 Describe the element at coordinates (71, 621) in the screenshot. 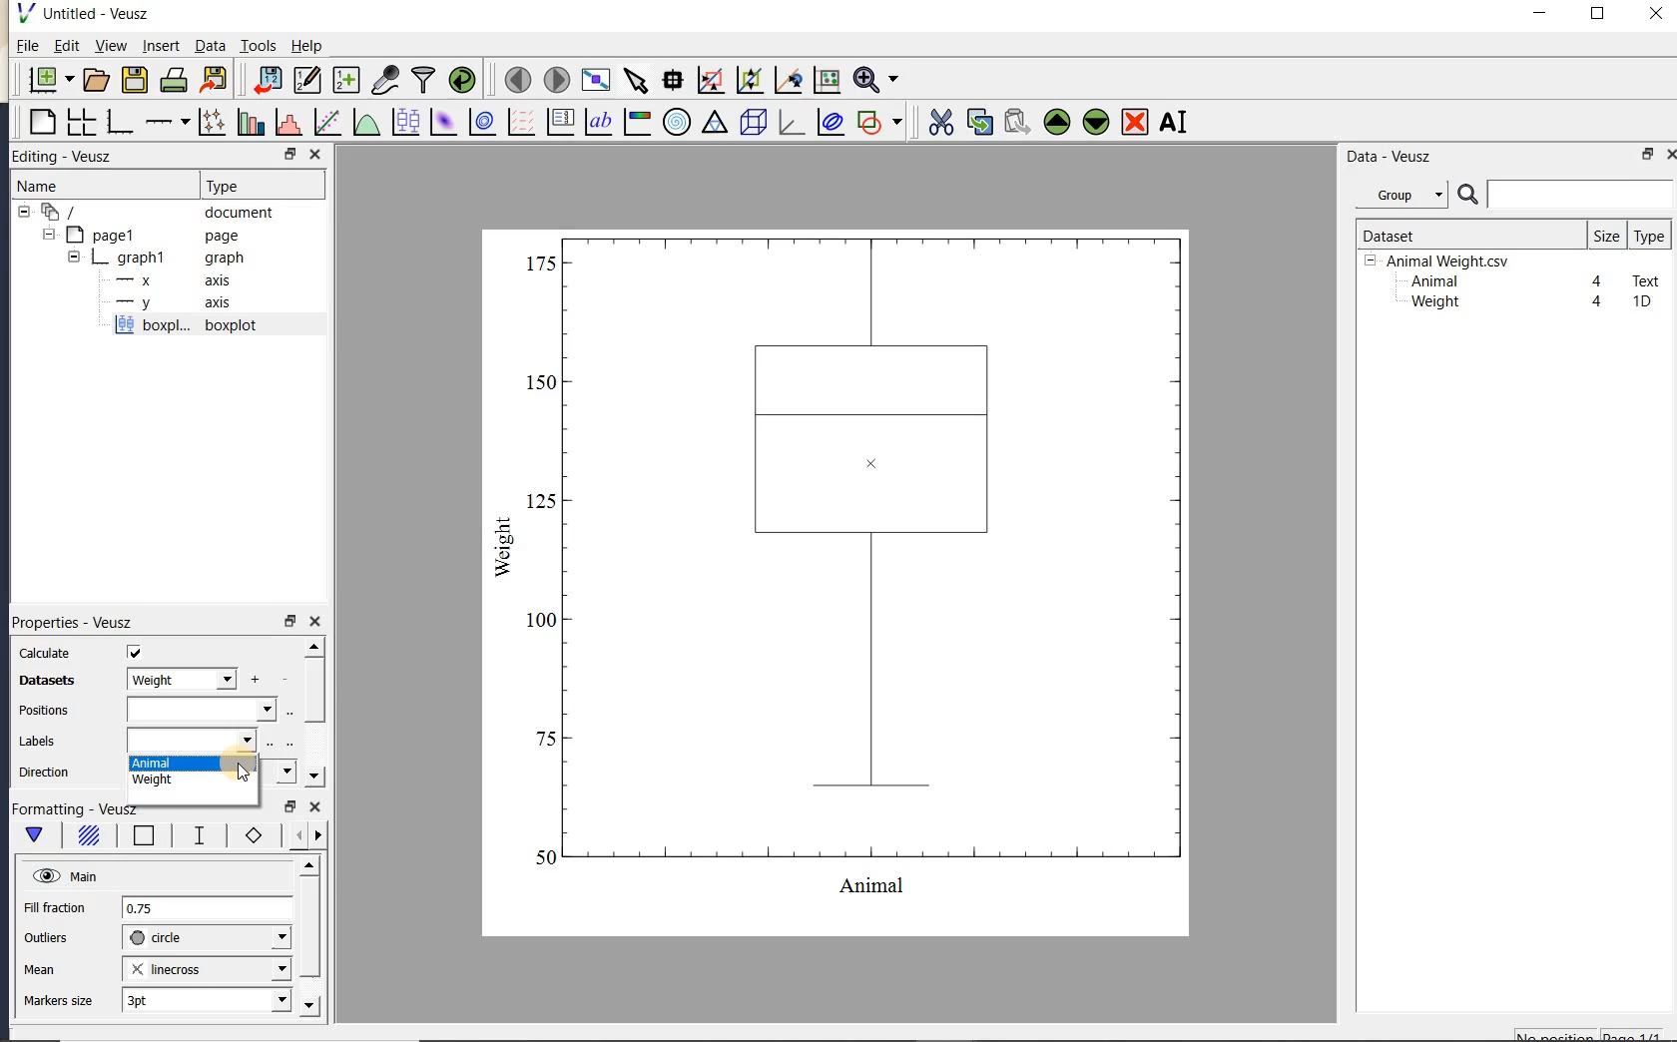

I see `Properties - Veusz` at that location.